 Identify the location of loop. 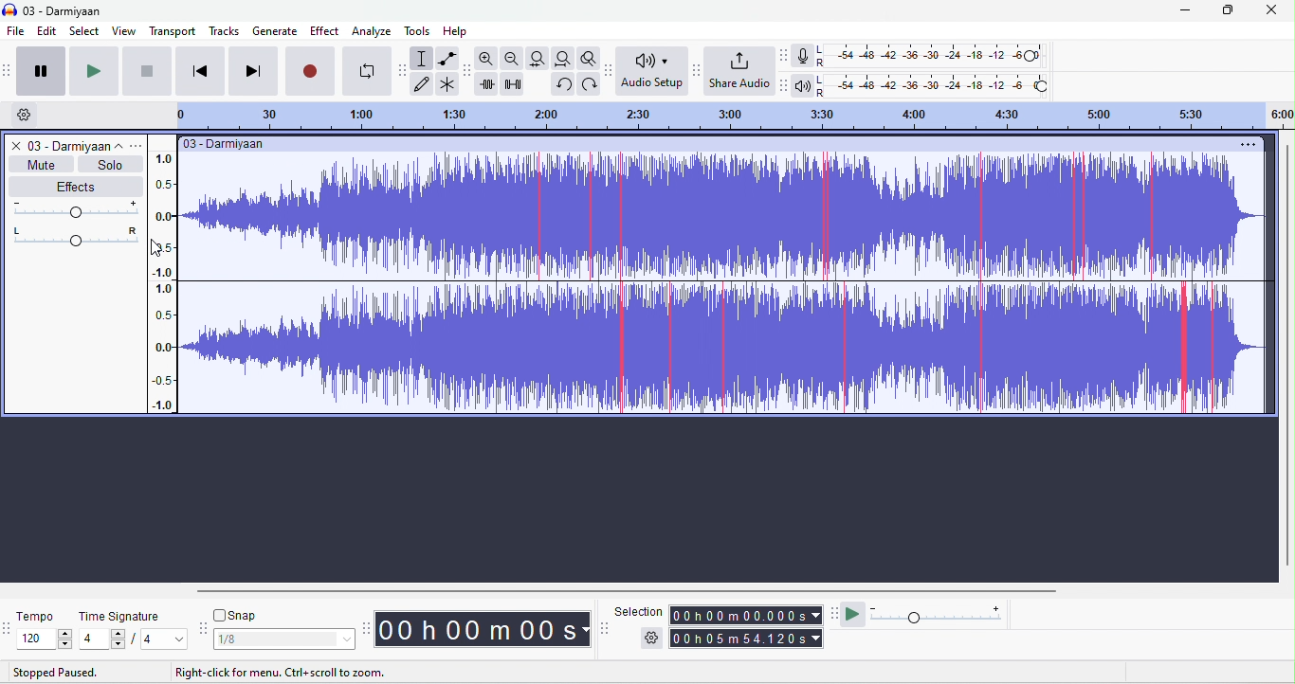
(370, 71).